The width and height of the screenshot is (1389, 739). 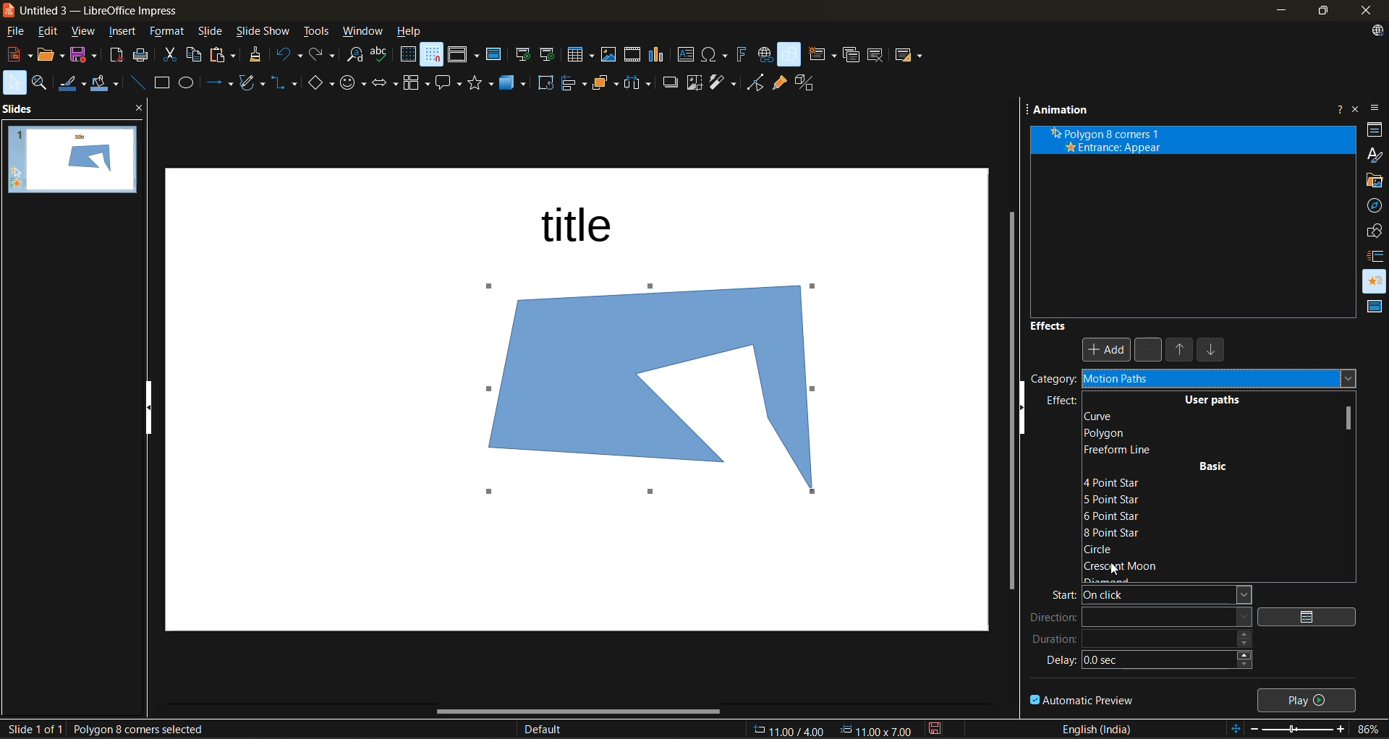 I want to click on view, so click(x=83, y=33).